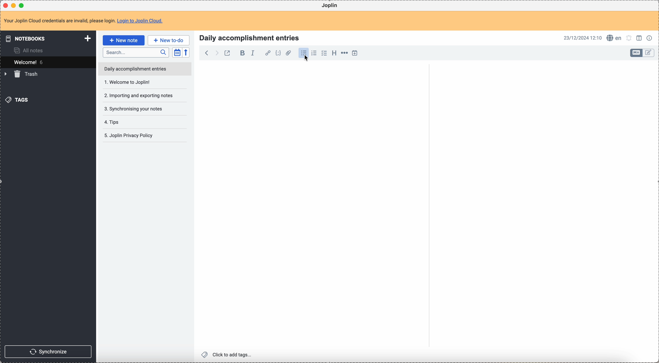 Image resolution: width=659 pixels, height=363 pixels. What do you see at coordinates (614, 38) in the screenshot?
I see `spell checker` at bounding box center [614, 38].